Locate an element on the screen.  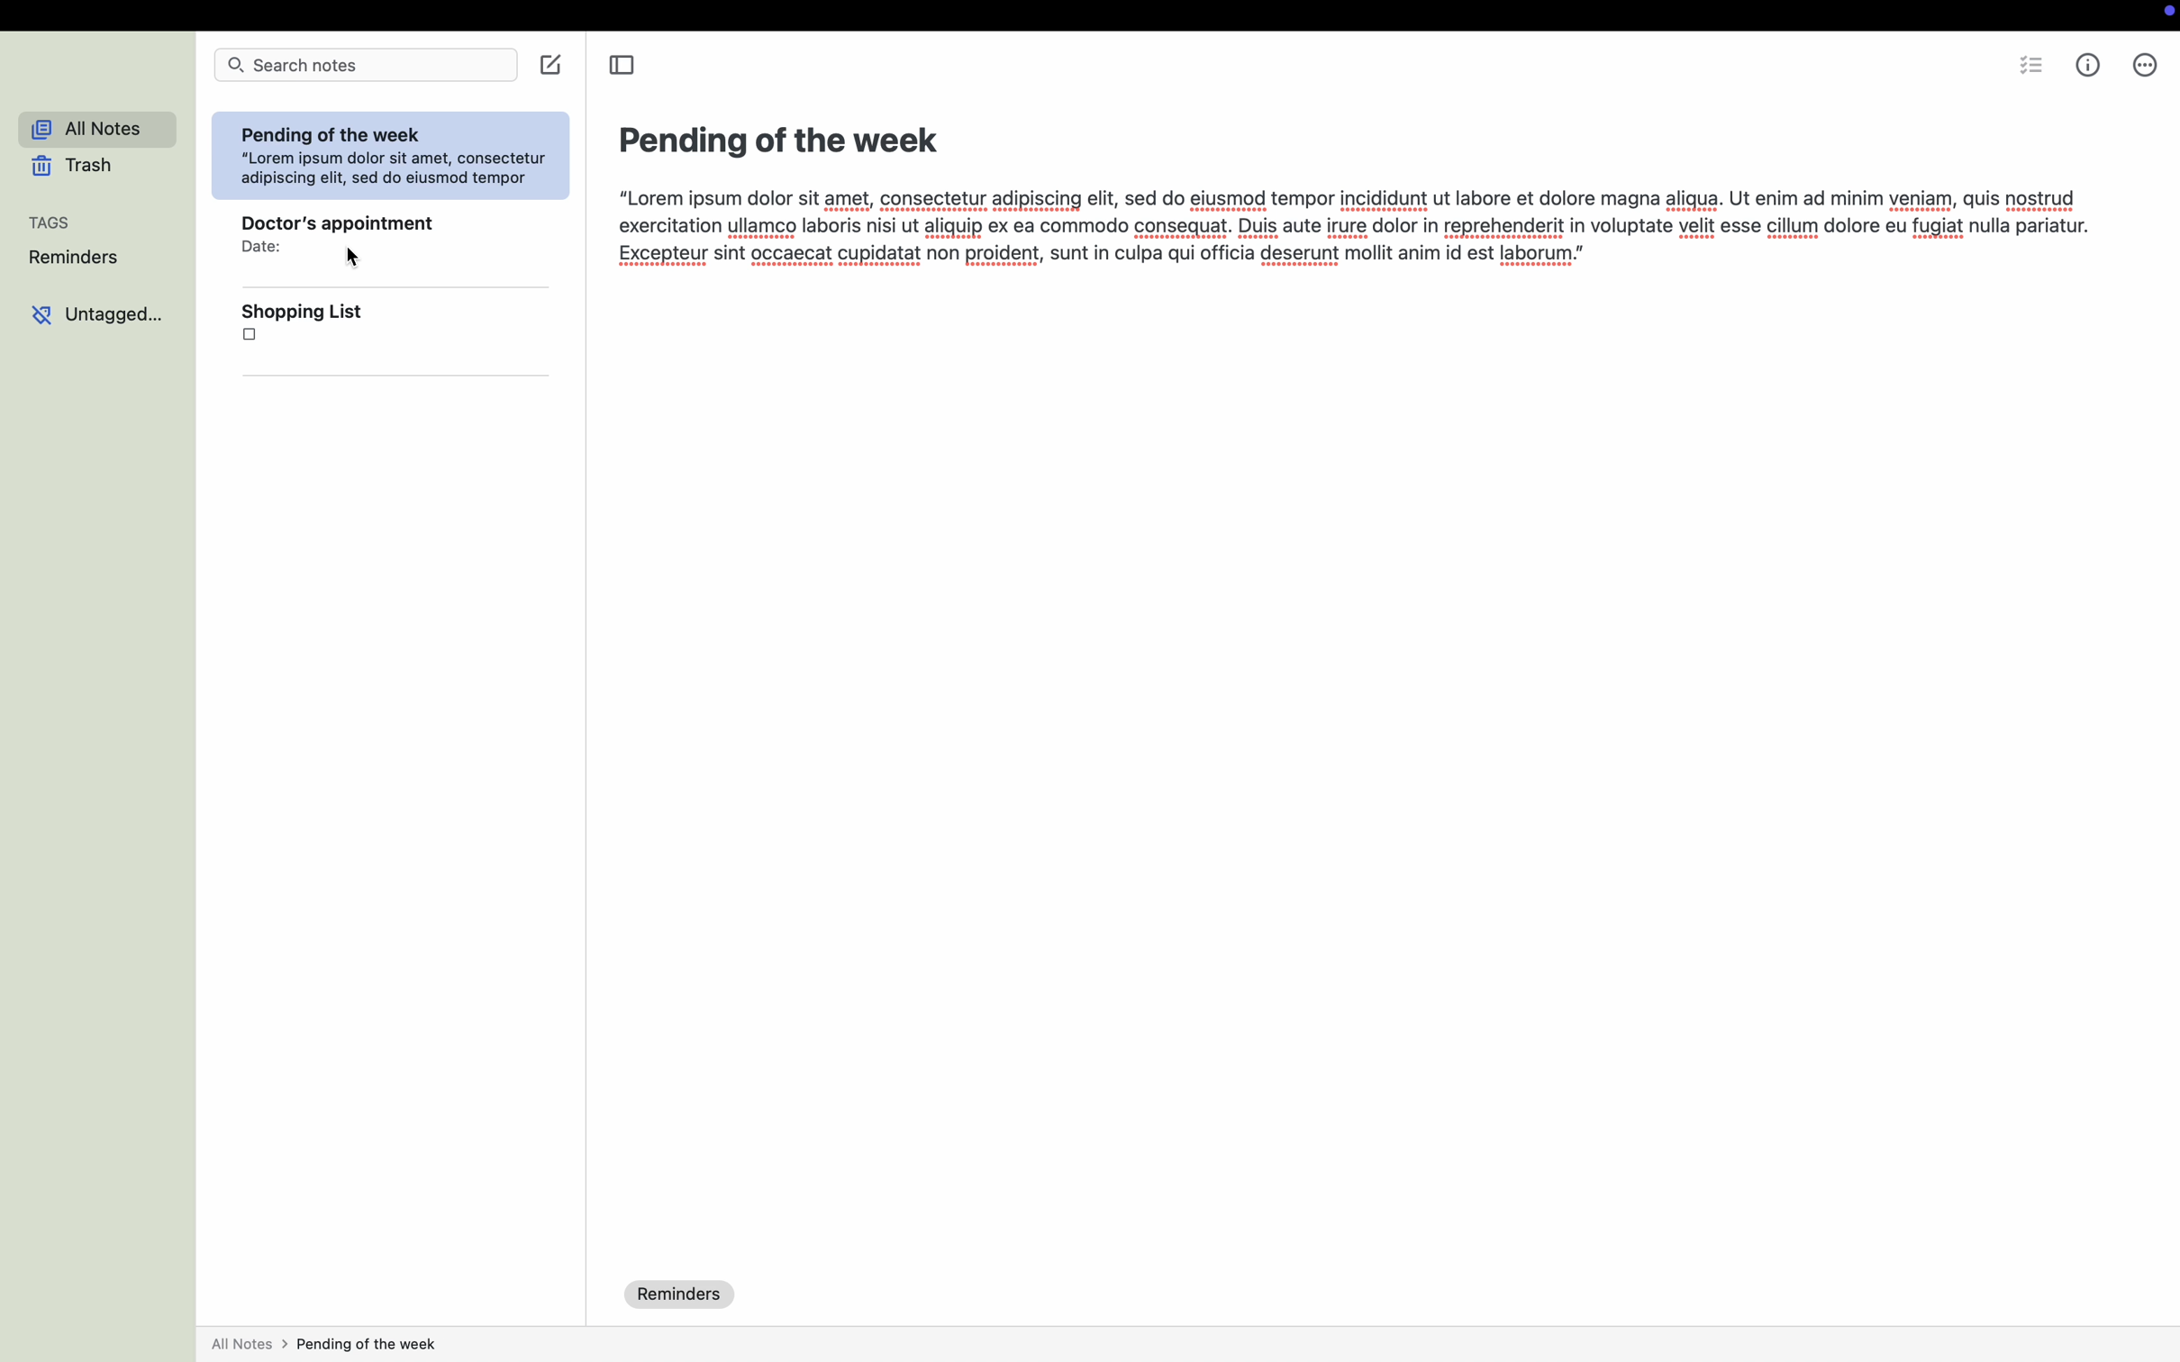
record the screen is located at coordinates (2162, 14).